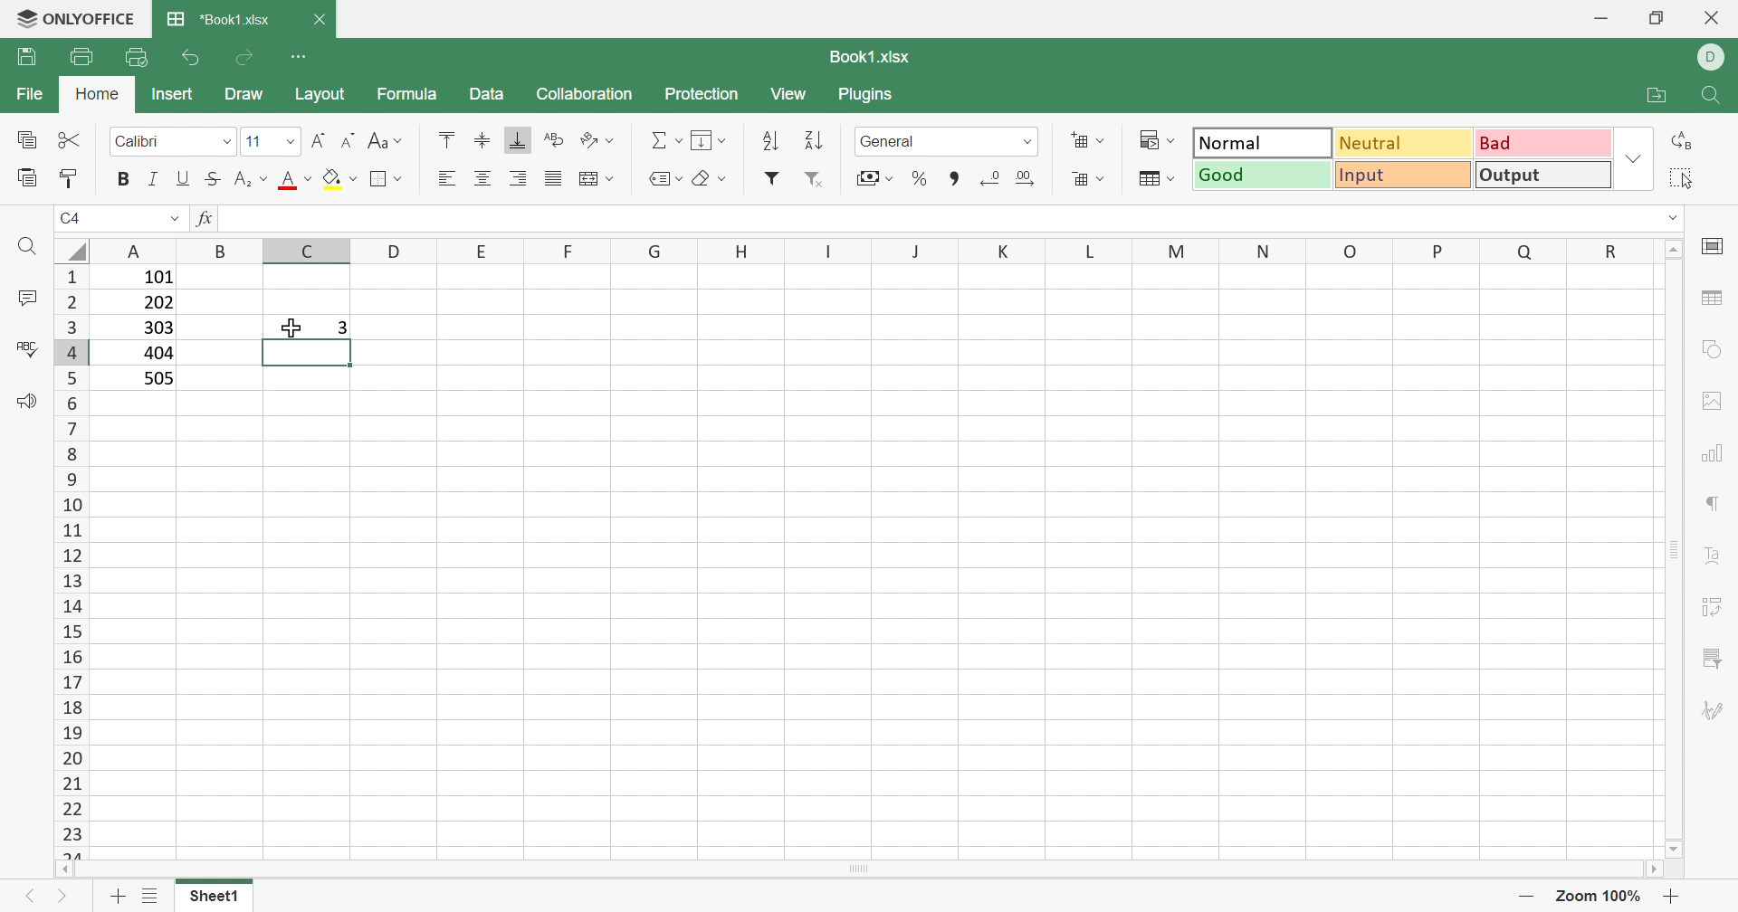 The height and width of the screenshot is (912, 1738). What do you see at coordinates (908, 141) in the screenshot?
I see `Number format` at bounding box center [908, 141].